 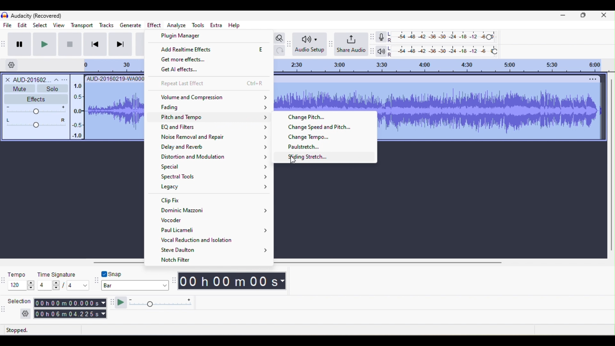 I want to click on Solo, so click(x=52, y=88).